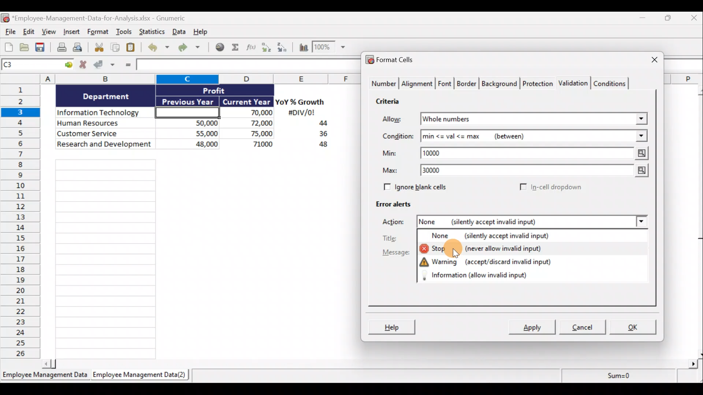 This screenshot has width=703, height=395. What do you see at coordinates (397, 136) in the screenshot?
I see `Condition` at bounding box center [397, 136].